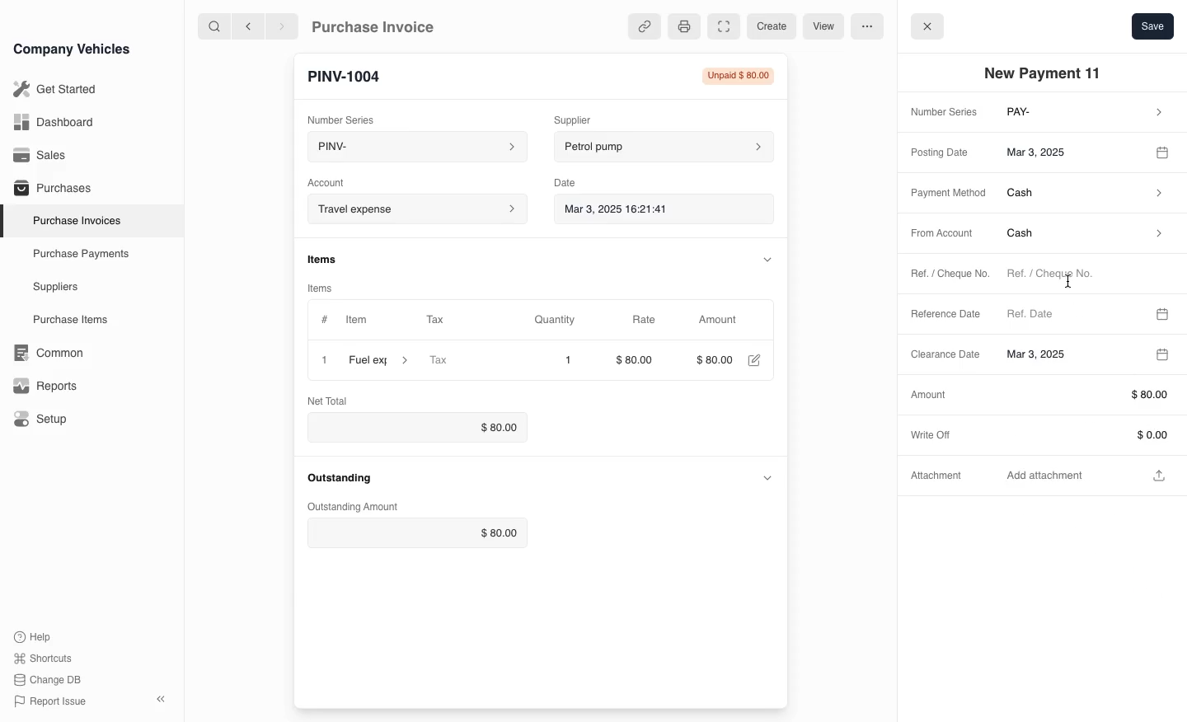  What do you see at coordinates (568, 360) in the screenshot?
I see `1` at bounding box center [568, 360].